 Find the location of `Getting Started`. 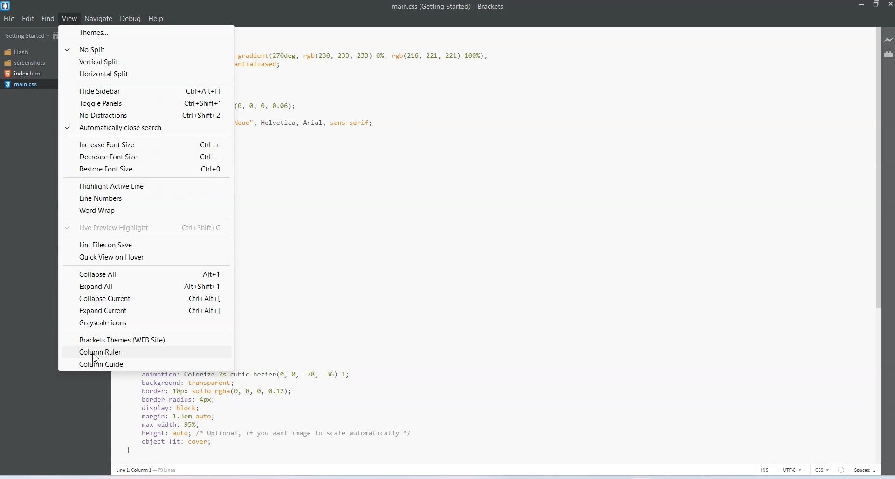

Getting Started is located at coordinates (27, 36).